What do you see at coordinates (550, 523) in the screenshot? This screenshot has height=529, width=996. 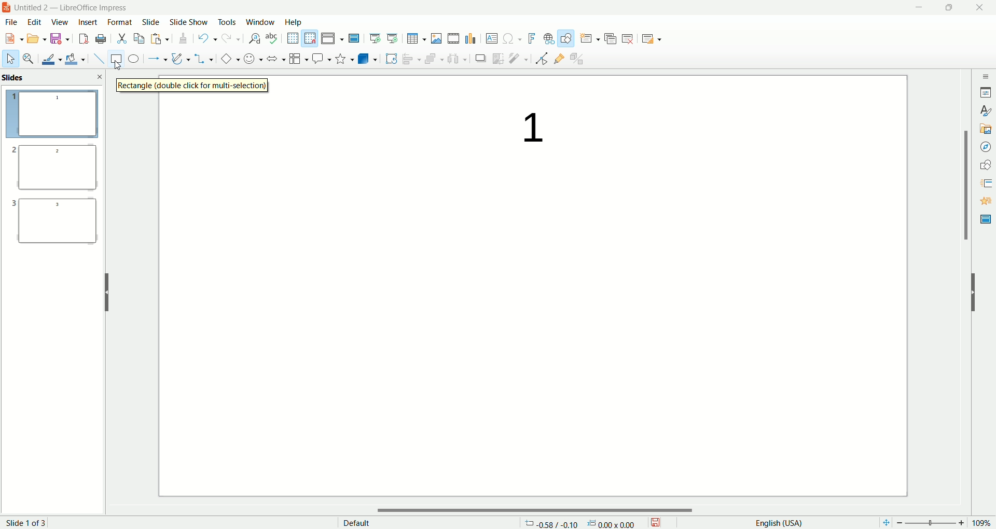 I see `coordinates` at bounding box center [550, 523].